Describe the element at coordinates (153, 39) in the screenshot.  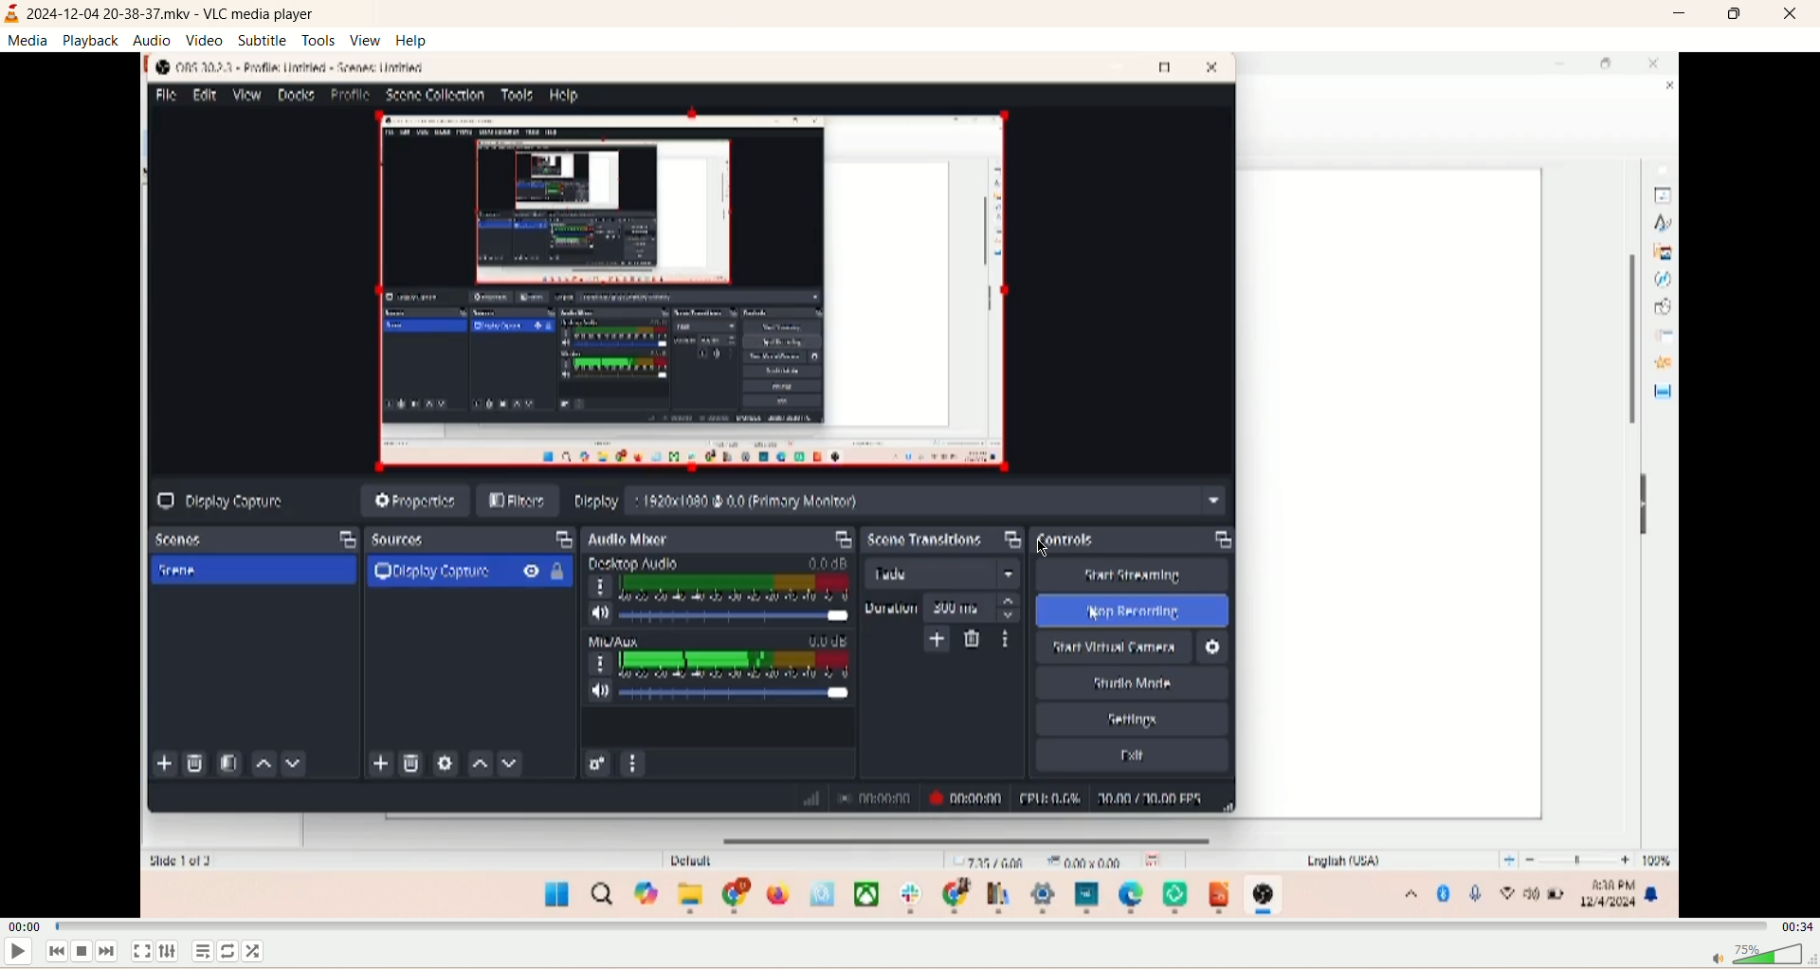
I see `audio` at that location.